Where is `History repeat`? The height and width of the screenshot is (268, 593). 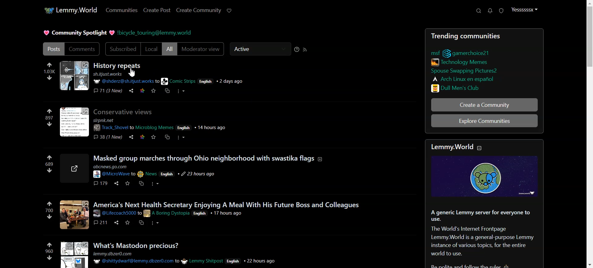 History repeat is located at coordinates (117, 65).